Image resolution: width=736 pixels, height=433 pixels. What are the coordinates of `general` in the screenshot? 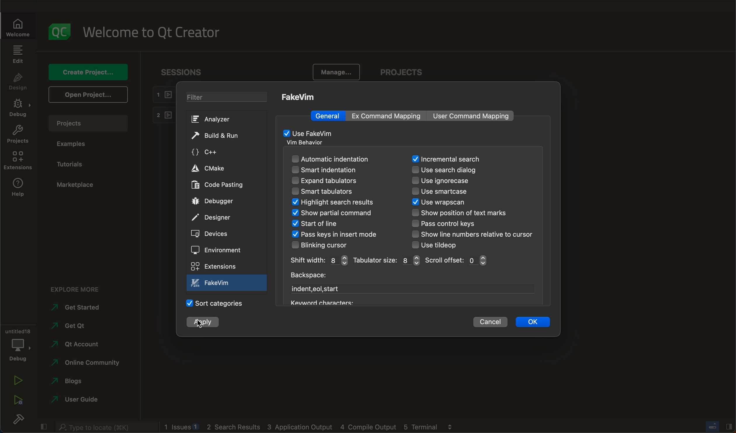 It's located at (329, 116).